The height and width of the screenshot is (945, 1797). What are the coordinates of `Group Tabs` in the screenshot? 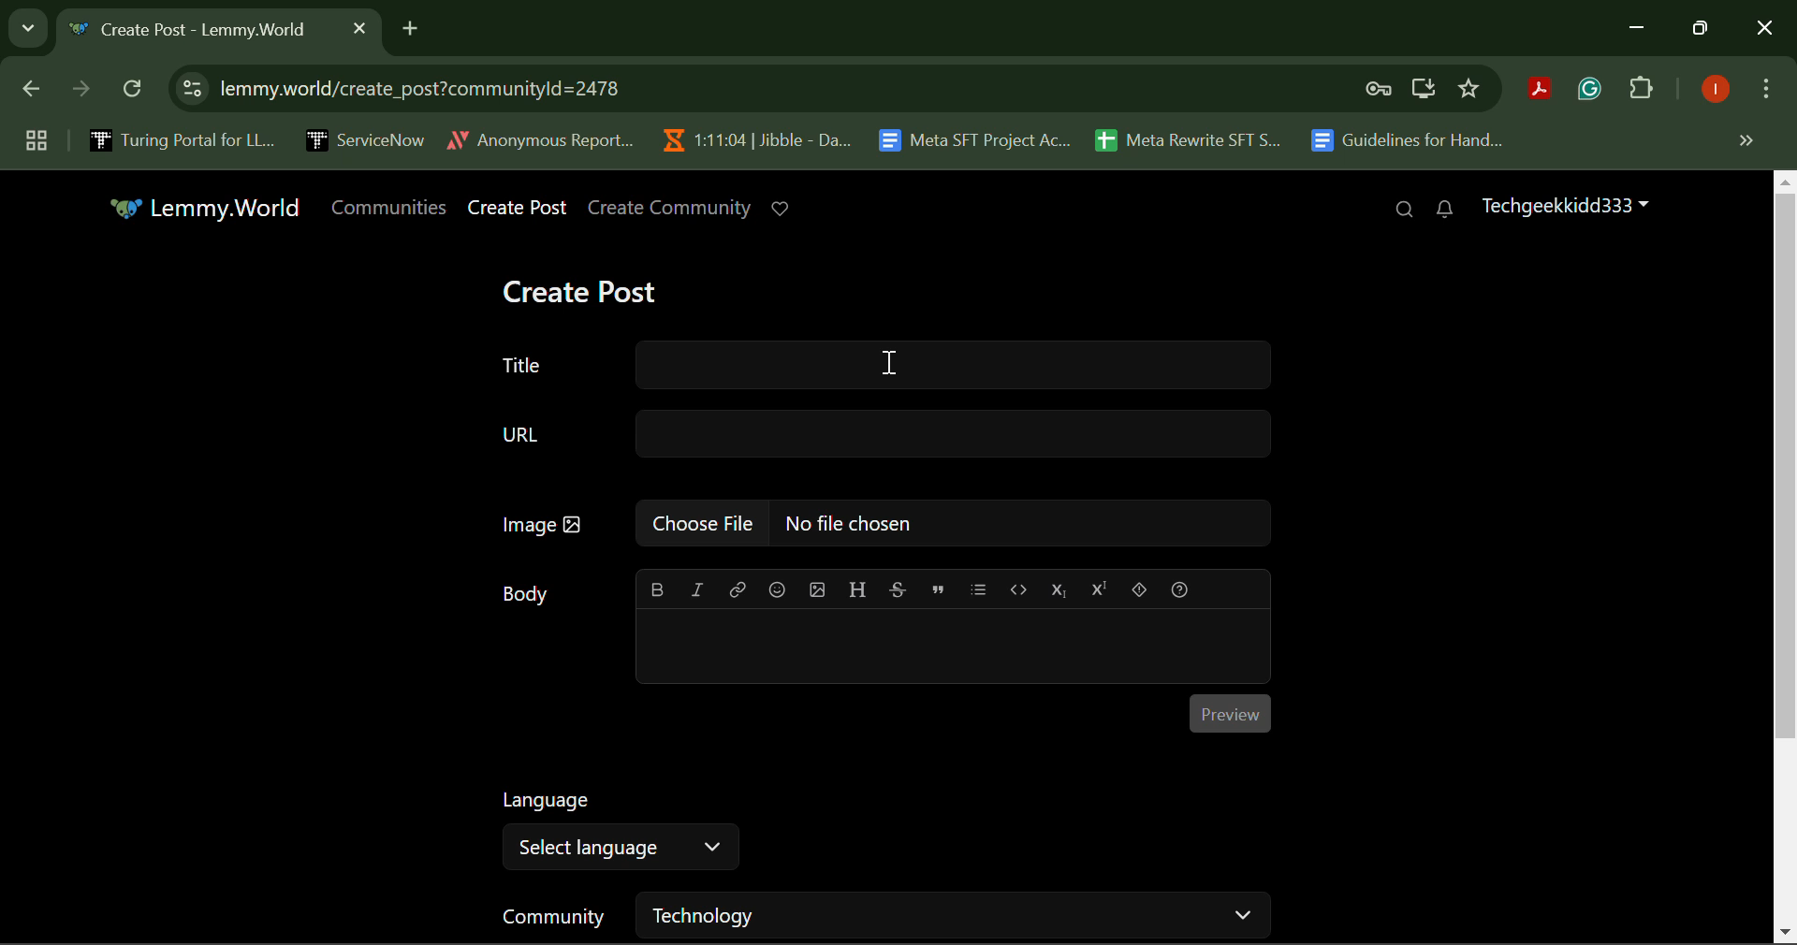 It's located at (36, 139).